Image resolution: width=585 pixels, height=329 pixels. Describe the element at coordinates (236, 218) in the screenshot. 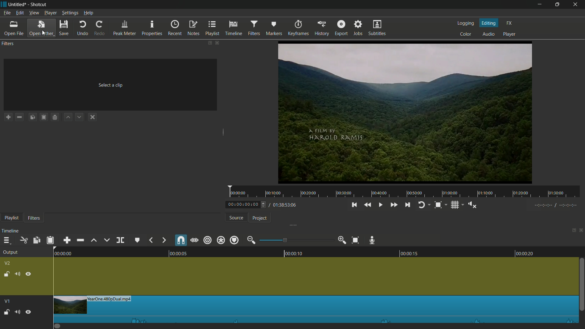

I see `source` at that location.